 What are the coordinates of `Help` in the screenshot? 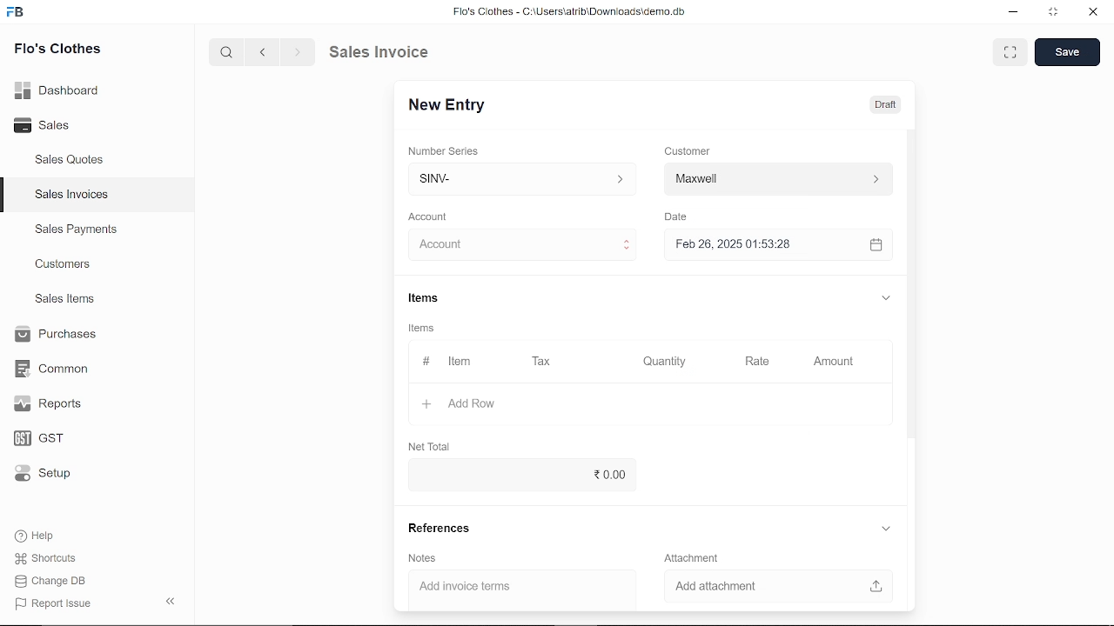 It's located at (46, 536).